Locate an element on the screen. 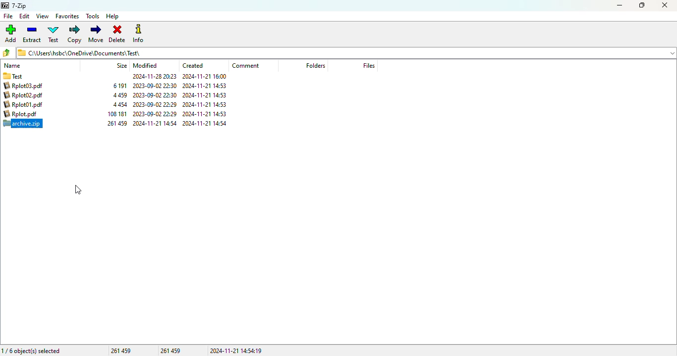  106 181 is located at coordinates (118, 124).